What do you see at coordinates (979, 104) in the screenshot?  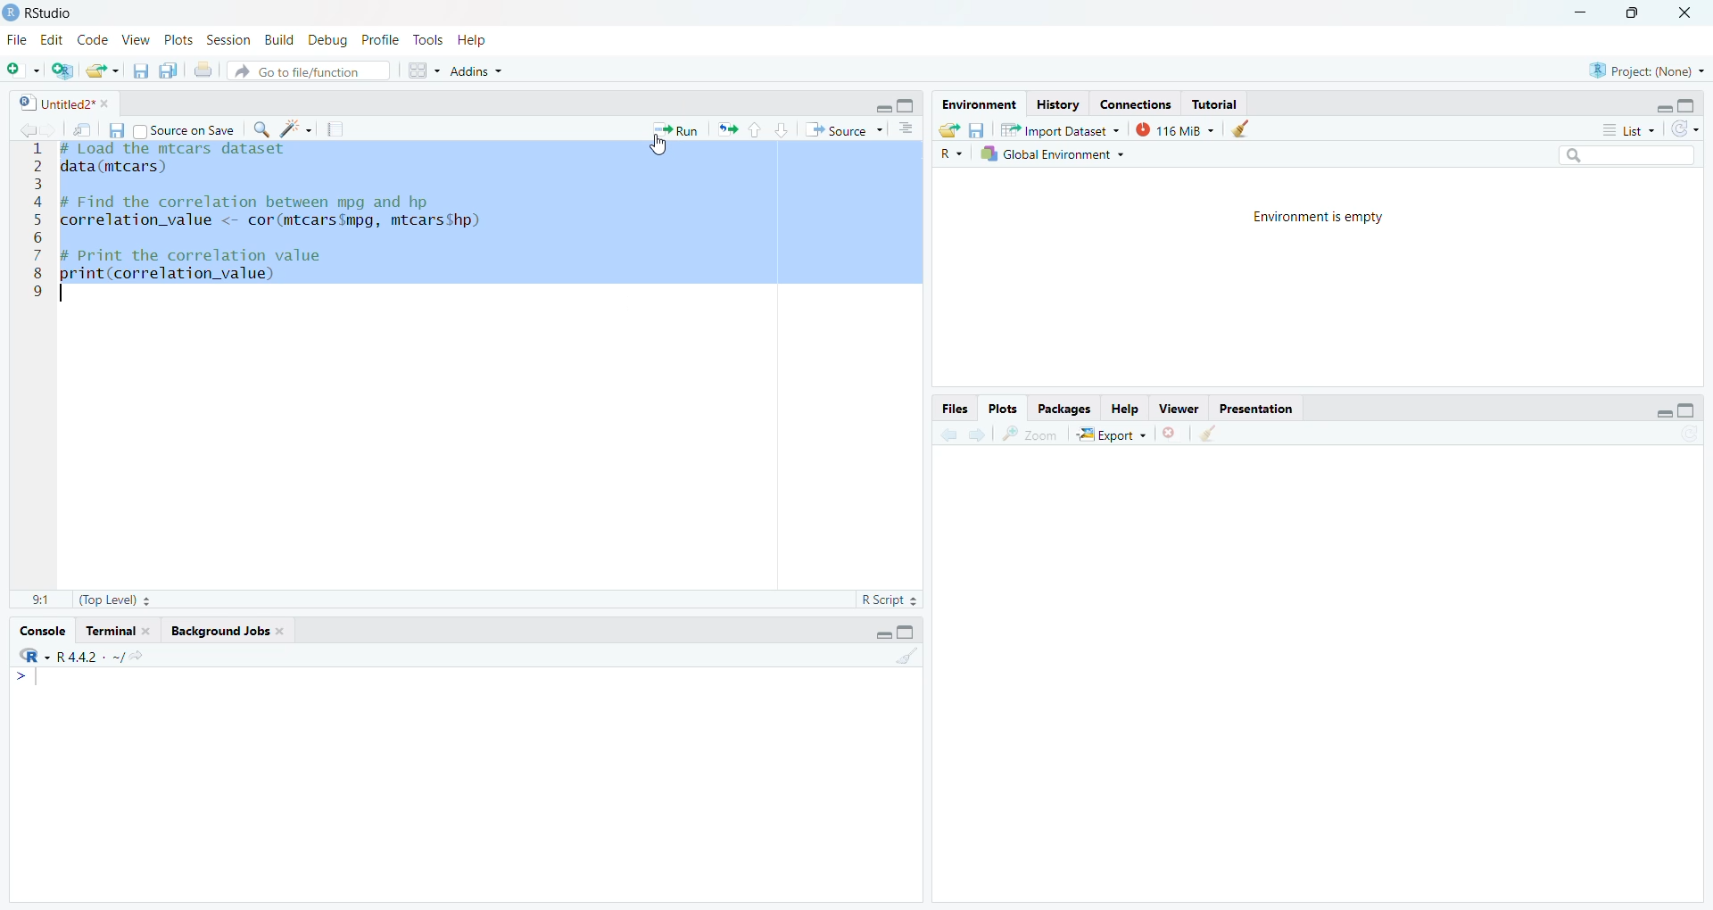 I see `Environment` at bounding box center [979, 104].